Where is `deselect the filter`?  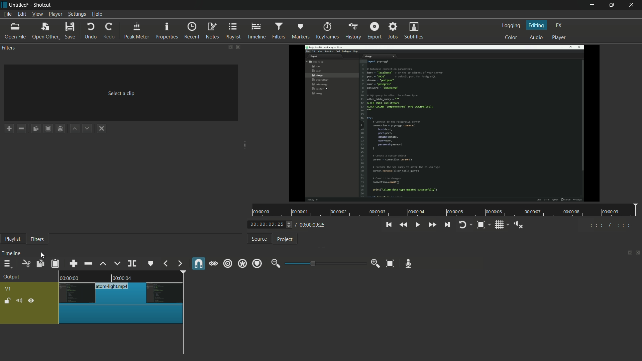
deselect the filter is located at coordinates (103, 129).